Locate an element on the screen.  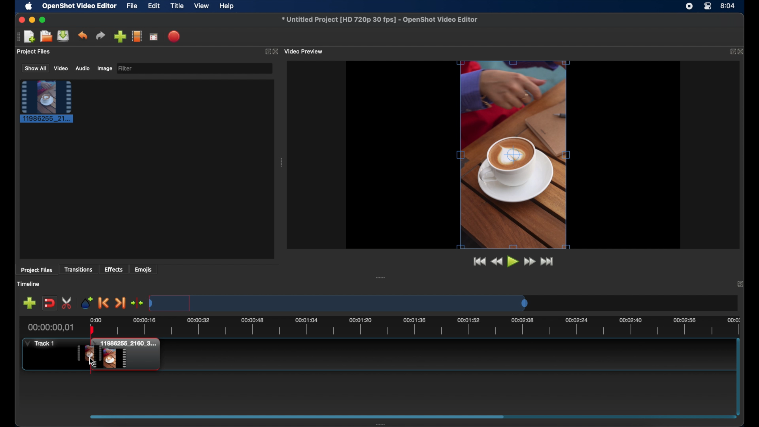
save project is located at coordinates (64, 36).